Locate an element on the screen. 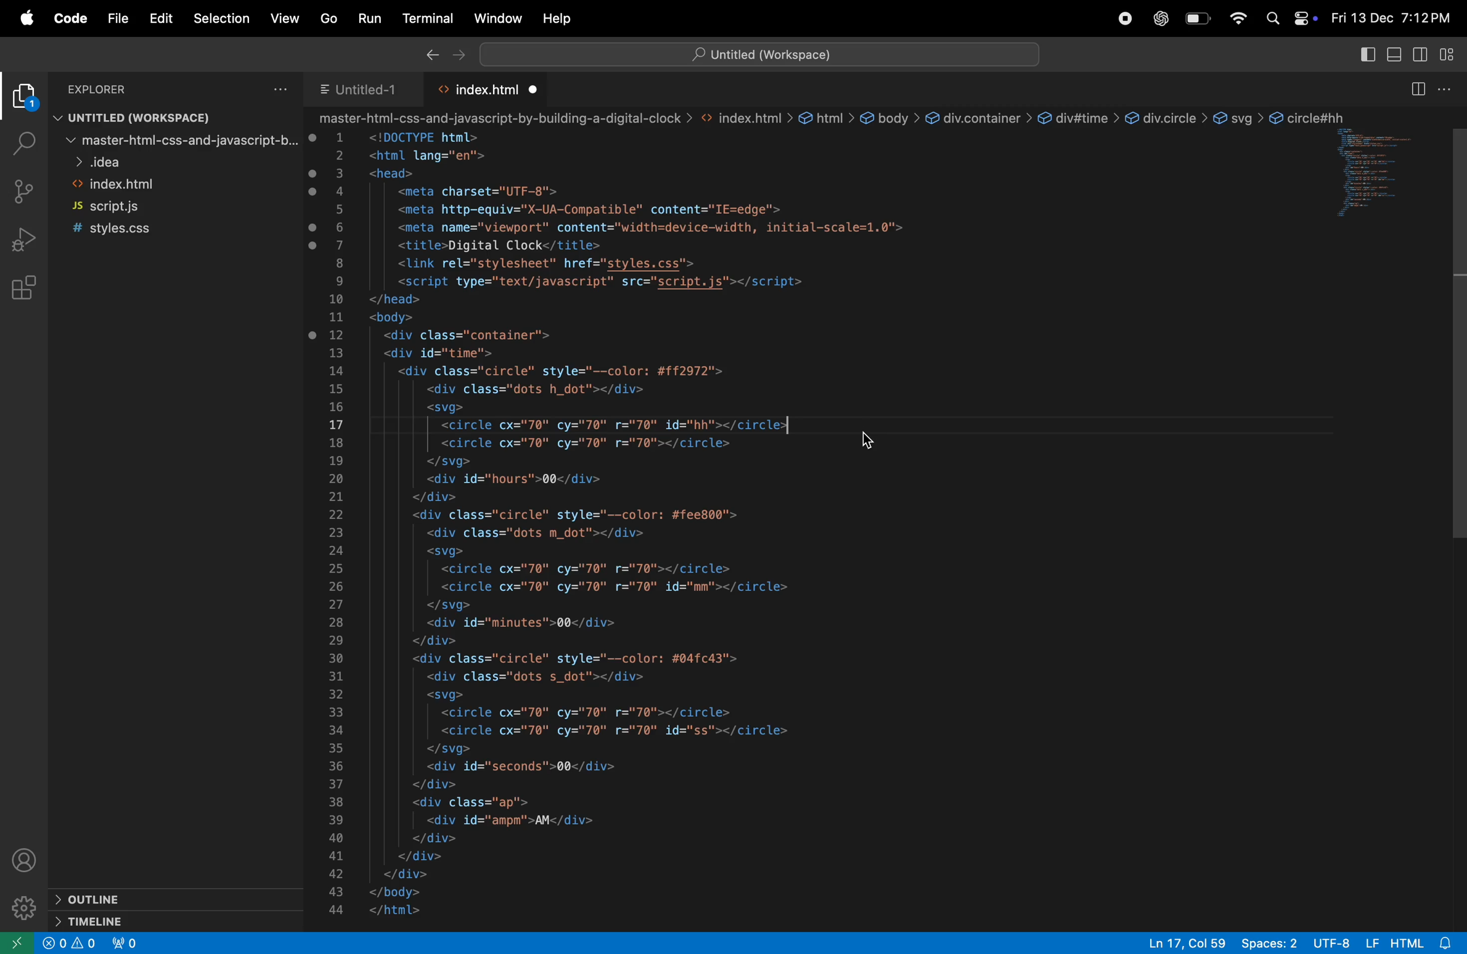  options is located at coordinates (1447, 89).